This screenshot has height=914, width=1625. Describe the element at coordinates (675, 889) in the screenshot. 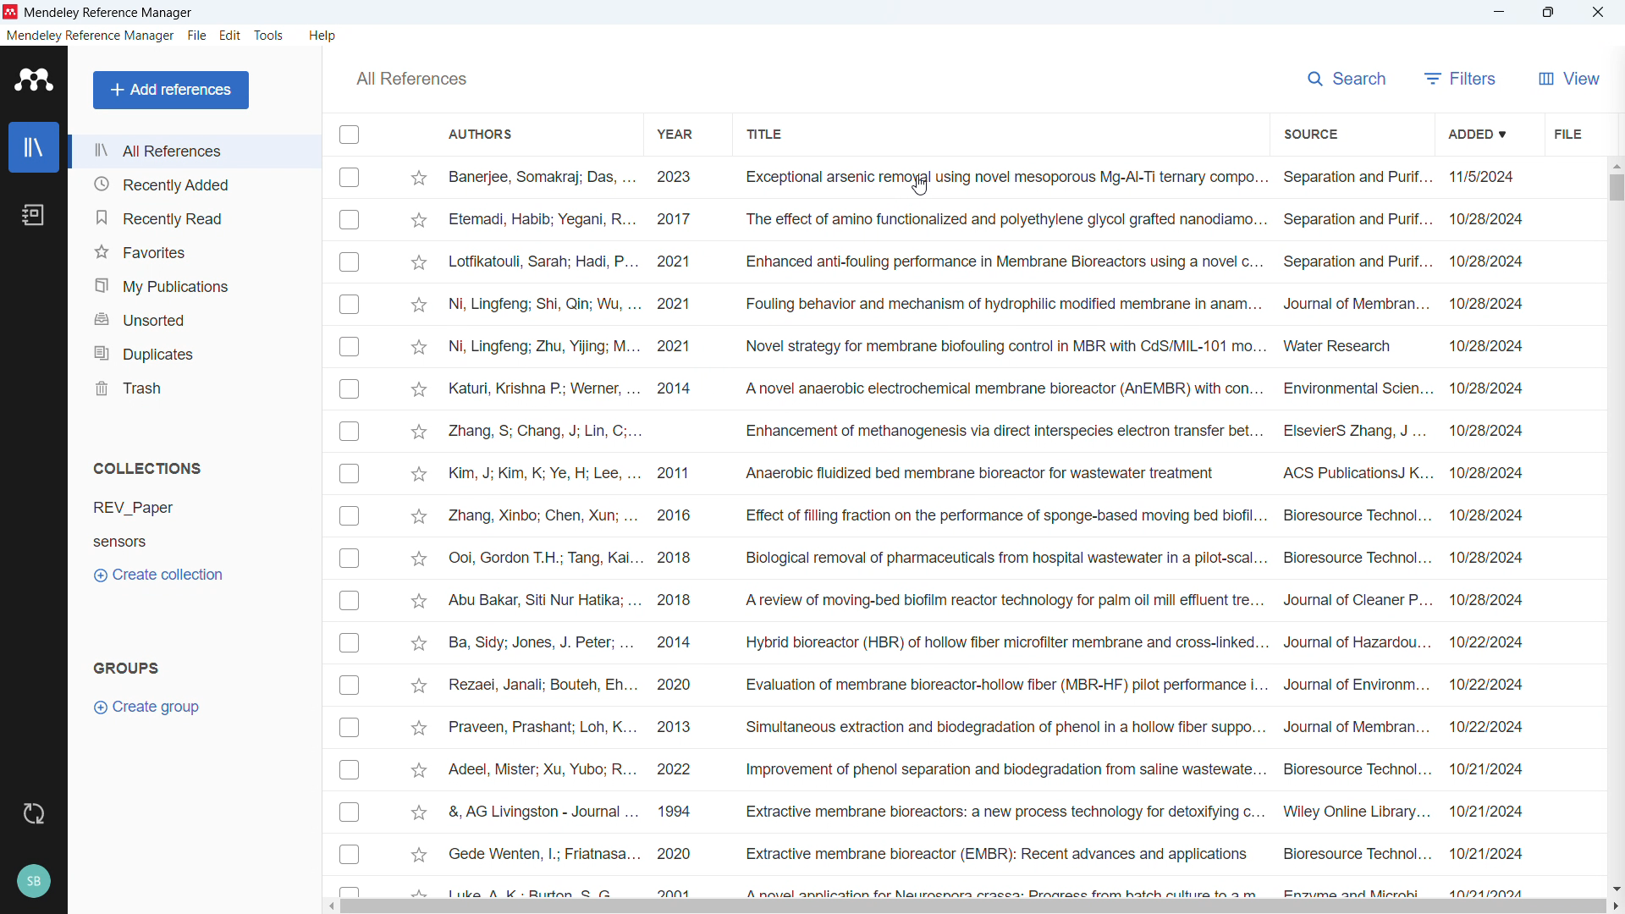

I see `2001` at that location.